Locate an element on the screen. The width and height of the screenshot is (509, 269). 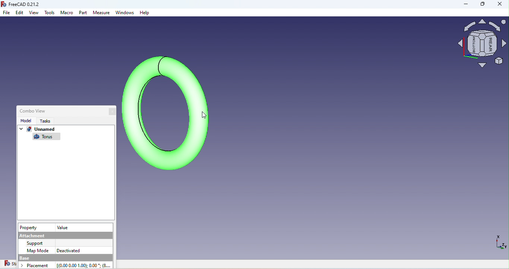
Windows is located at coordinates (125, 13).